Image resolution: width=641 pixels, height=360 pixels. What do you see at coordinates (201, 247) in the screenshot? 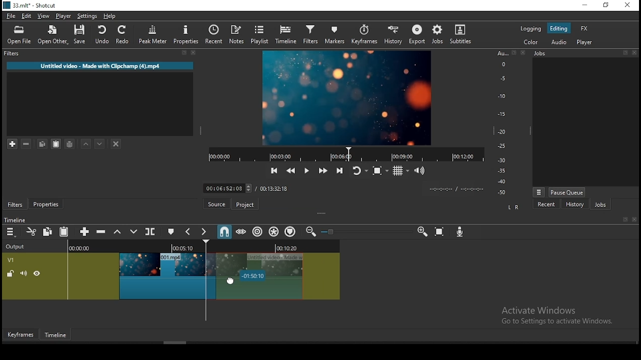
I see `track` at bounding box center [201, 247].